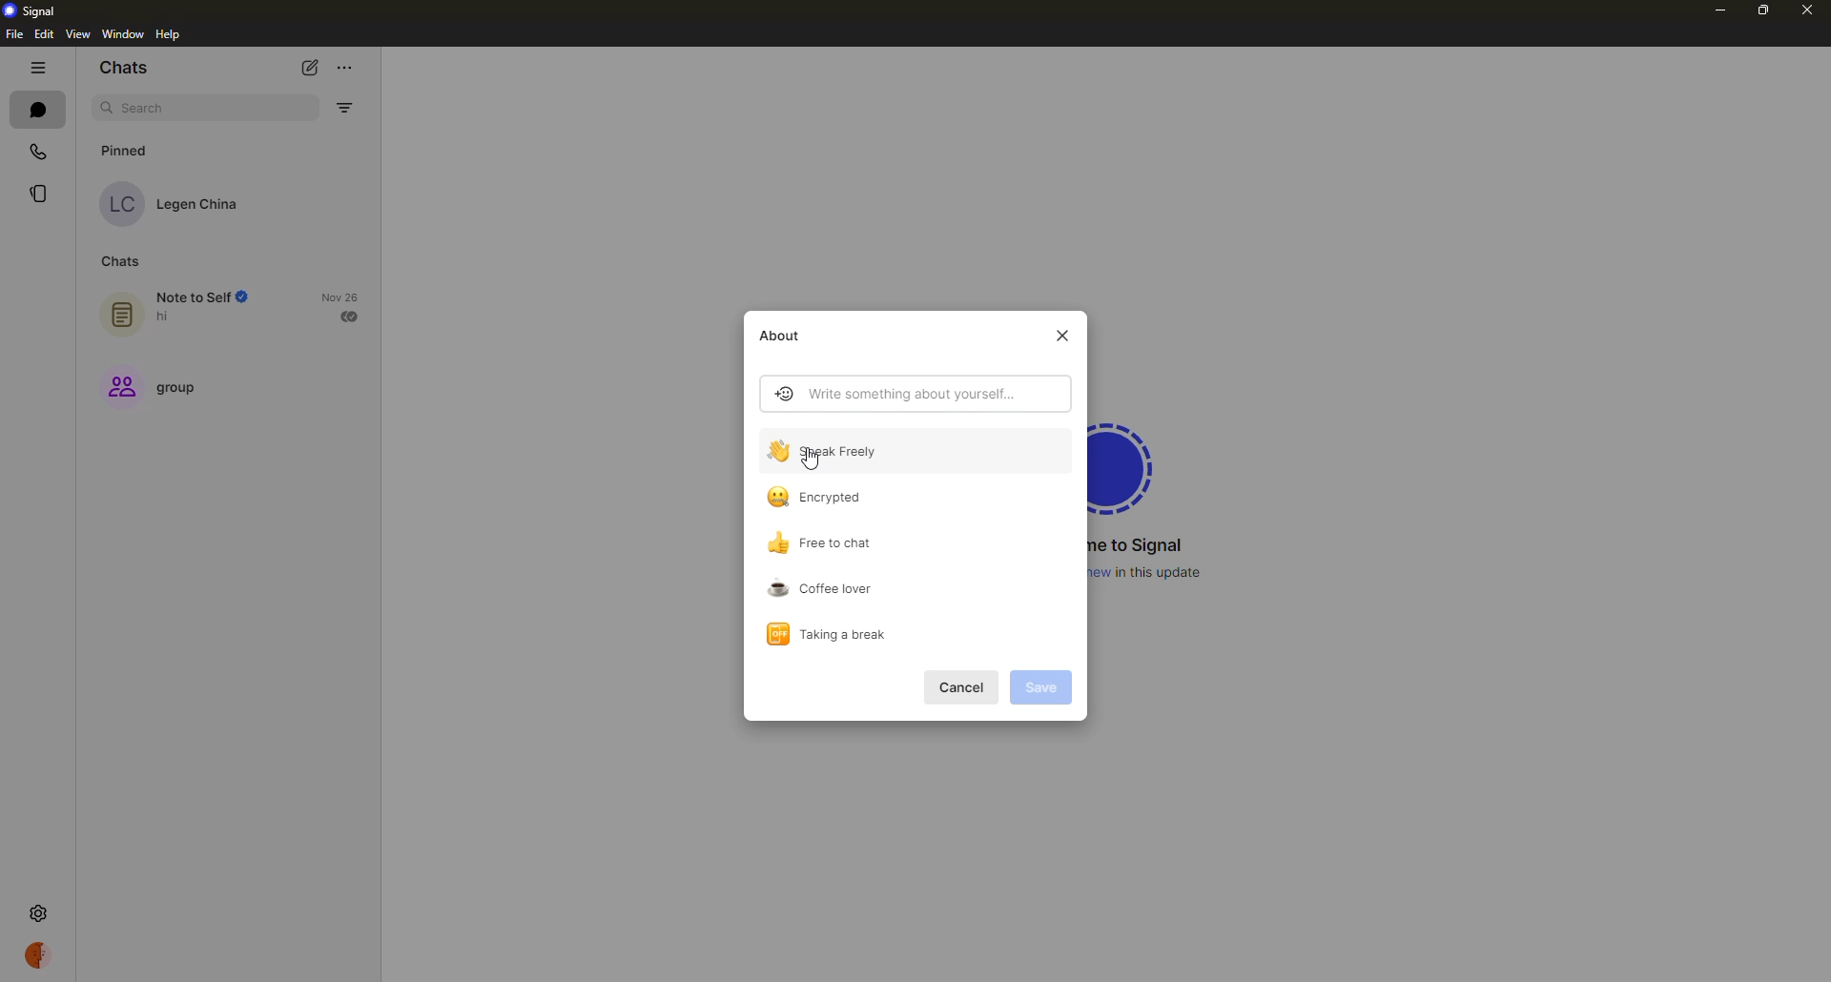 This screenshot has height=982, width=1831. I want to click on window, so click(124, 34).